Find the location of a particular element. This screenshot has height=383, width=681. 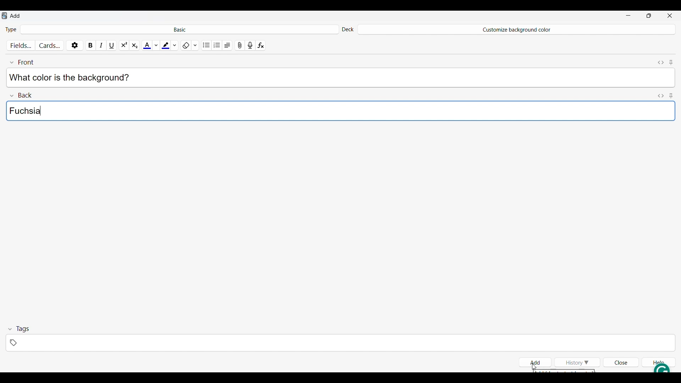

Selected text color is located at coordinates (146, 44).